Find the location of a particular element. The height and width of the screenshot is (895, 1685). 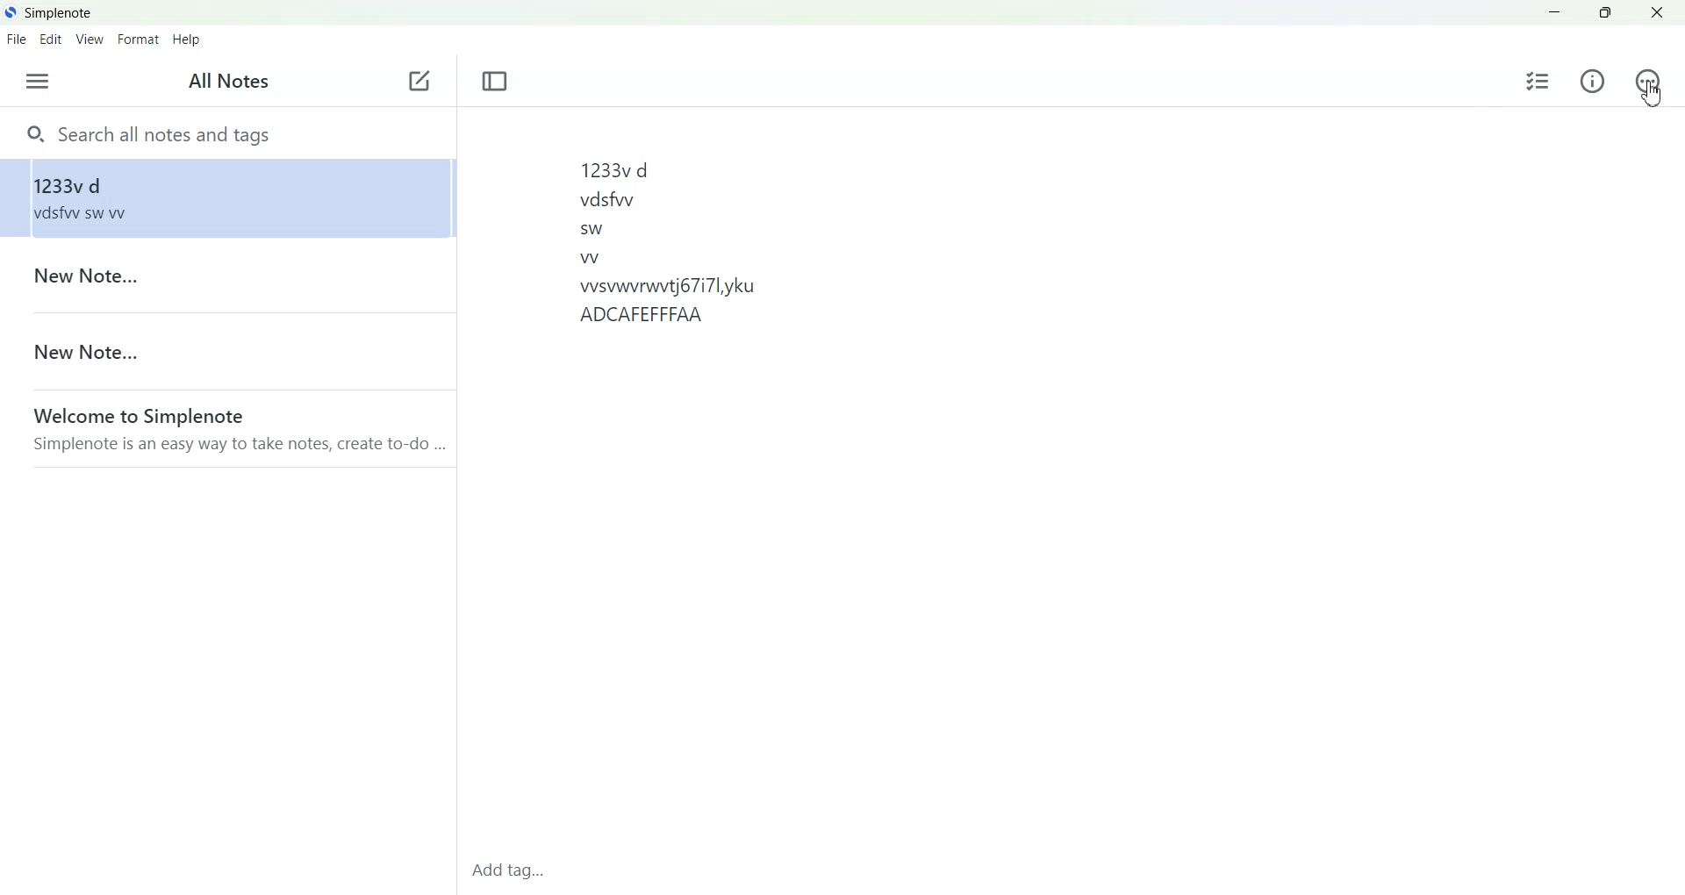

File is located at coordinates (17, 39).